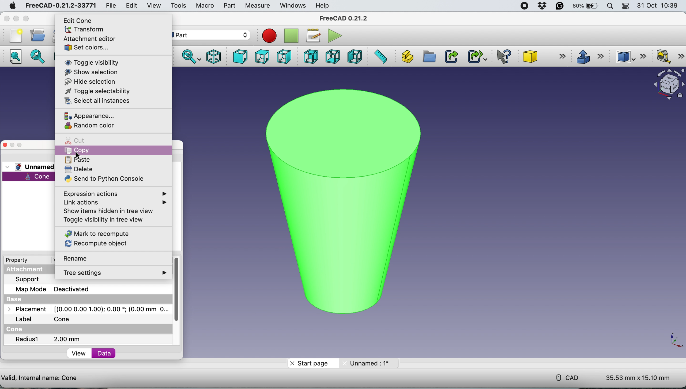 The width and height of the screenshot is (686, 389). I want to click on system logo, so click(9, 5).